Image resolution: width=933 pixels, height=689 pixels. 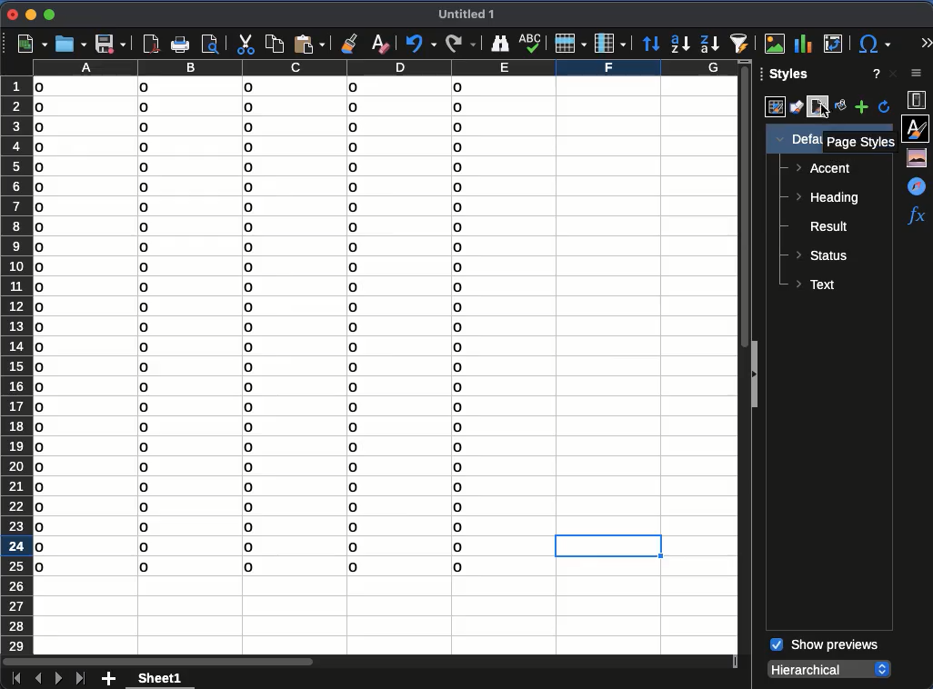 I want to click on cursor, so click(x=824, y=110).